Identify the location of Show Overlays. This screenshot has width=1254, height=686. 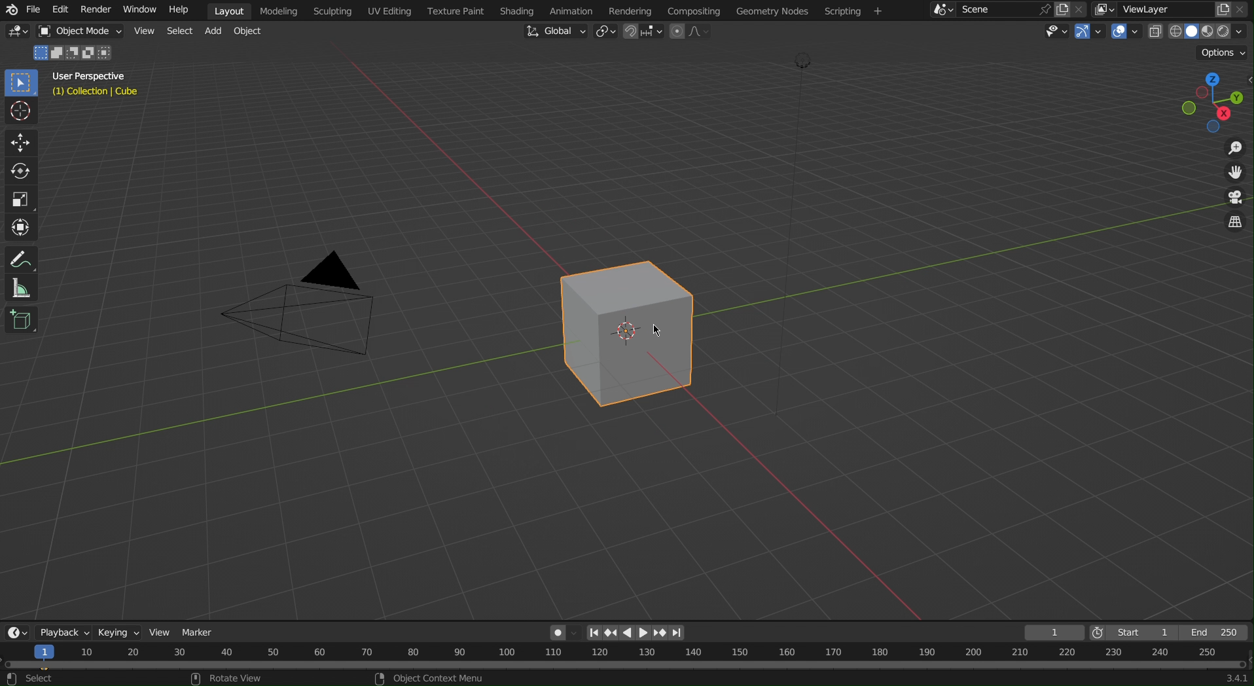
(1124, 34).